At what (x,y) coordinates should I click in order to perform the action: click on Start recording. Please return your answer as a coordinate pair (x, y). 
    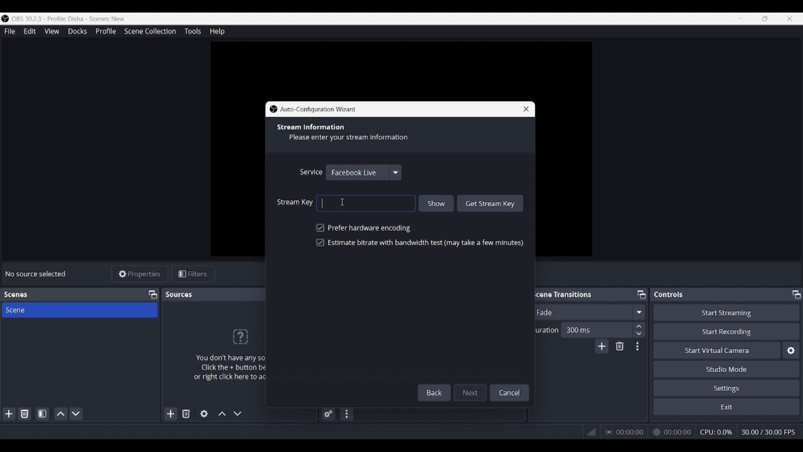
    Looking at the image, I should click on (727, 331).